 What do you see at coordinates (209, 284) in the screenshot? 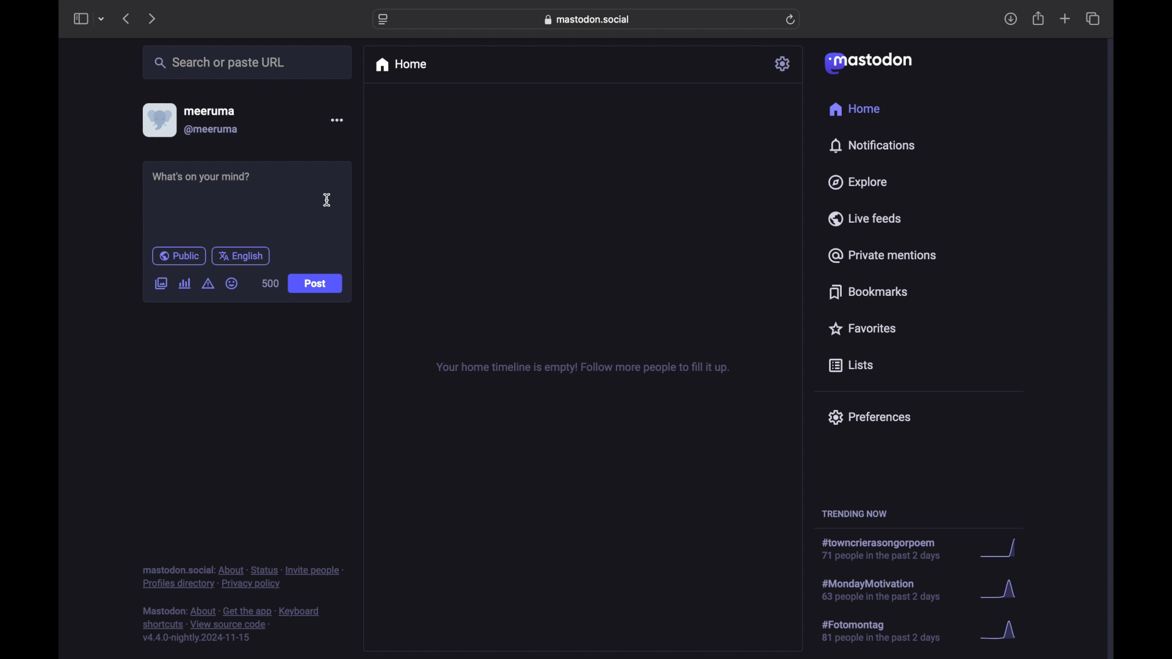
I see `add content warning` at bounding box center [209, 284].